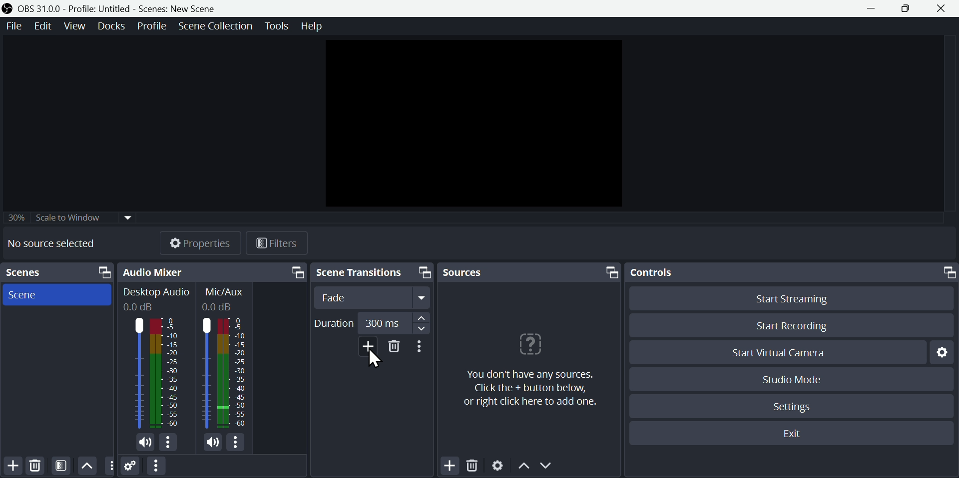 The height and width of the screenshot is (478, 959). Describe the element at coordinates (110, 466) in the screenshot. I see `more option` at that location.